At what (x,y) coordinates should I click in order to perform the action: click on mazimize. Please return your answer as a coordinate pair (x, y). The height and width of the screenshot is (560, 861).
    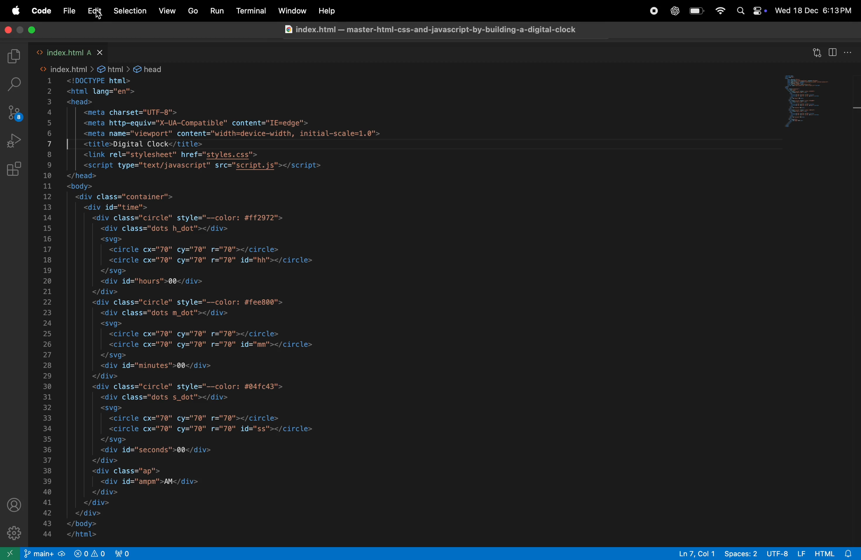
    Looking at the image, I should click on (31, 31).